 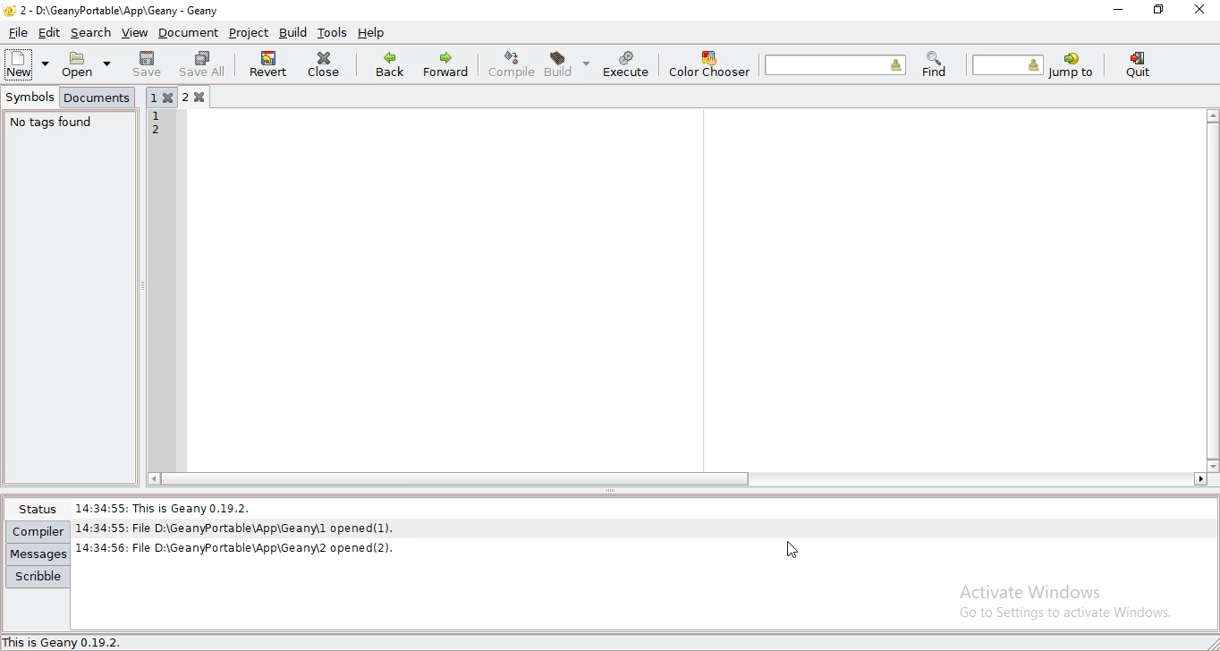 I want to click on execute, so click(x=627, y=64).